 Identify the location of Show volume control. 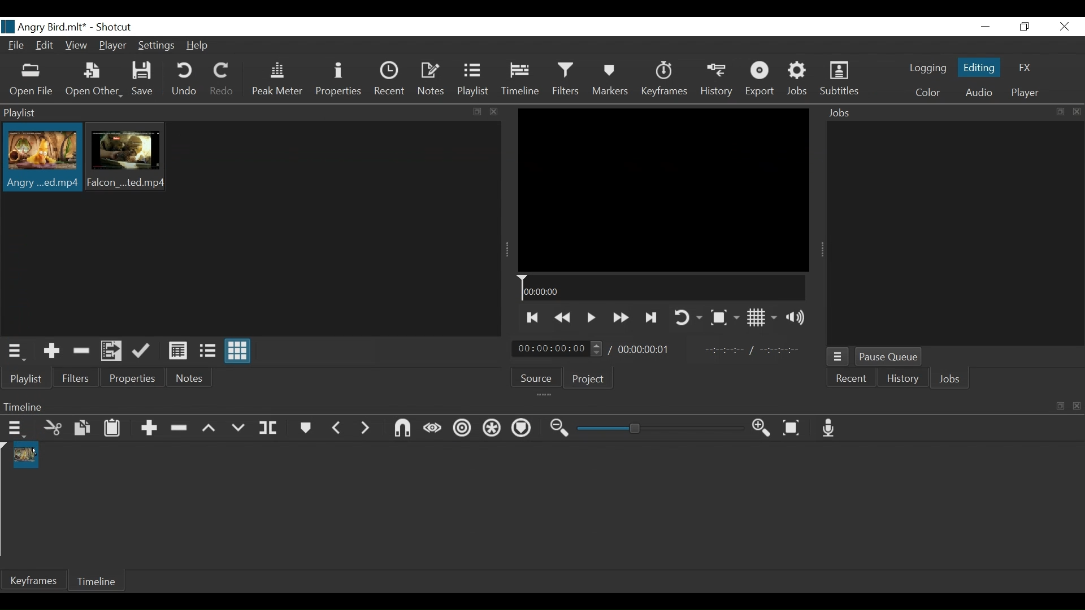
(798, 317).